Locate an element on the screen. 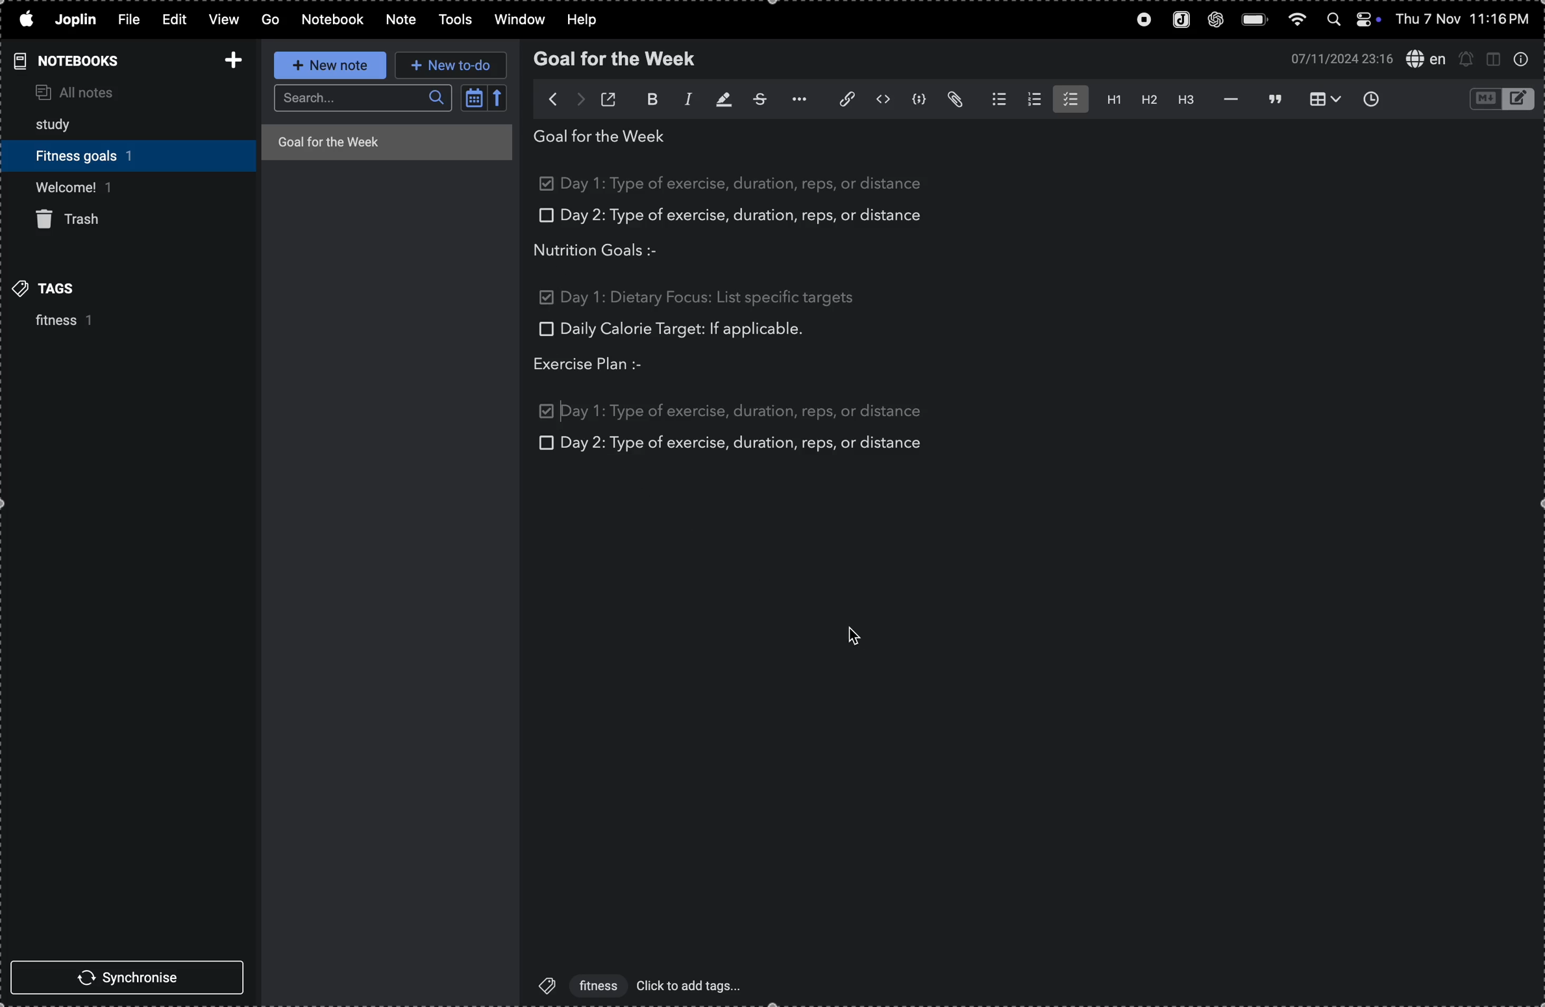  window is located at coordinates (516, 21).